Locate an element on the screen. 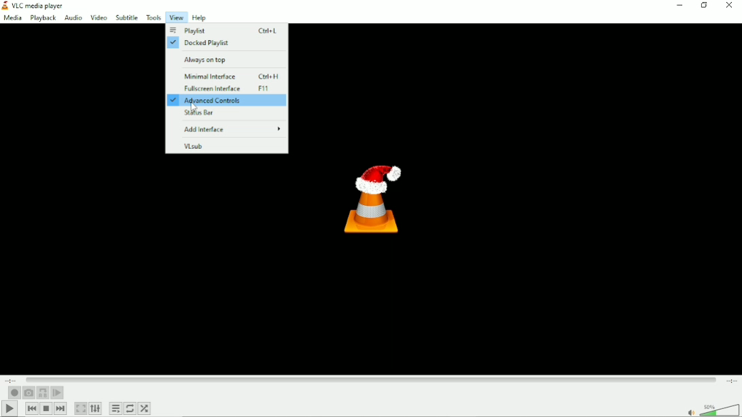 This screenshot has height=417, width=742. Close is located at coordinates (729, 5).